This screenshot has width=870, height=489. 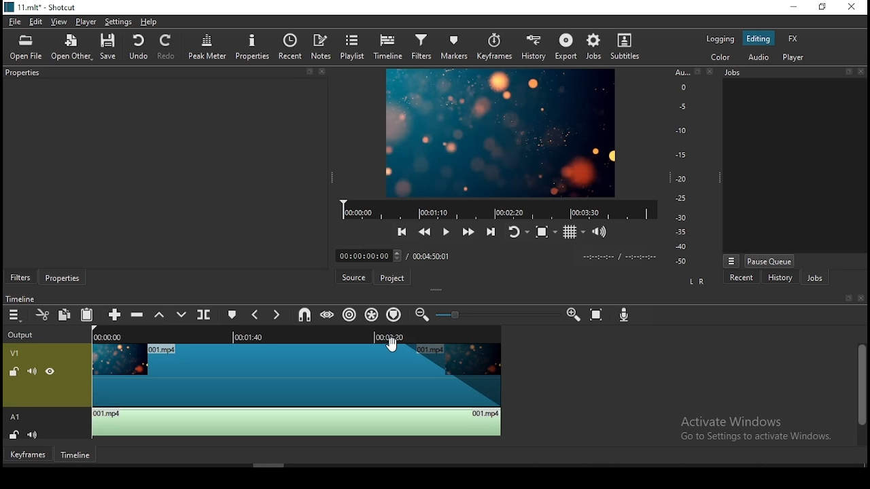 What do you see at coordinates (22, 298) in the screenshot?
I see `Timeline` at bounding box center [22, 298].